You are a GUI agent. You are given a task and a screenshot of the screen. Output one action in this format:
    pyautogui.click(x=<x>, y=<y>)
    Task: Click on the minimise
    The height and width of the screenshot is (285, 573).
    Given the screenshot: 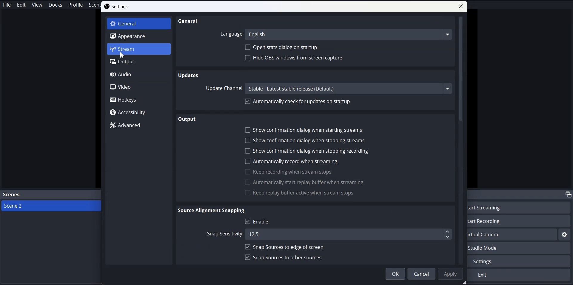 What is the action you would take?
    pyautogui.click(x=567, y=194)
    